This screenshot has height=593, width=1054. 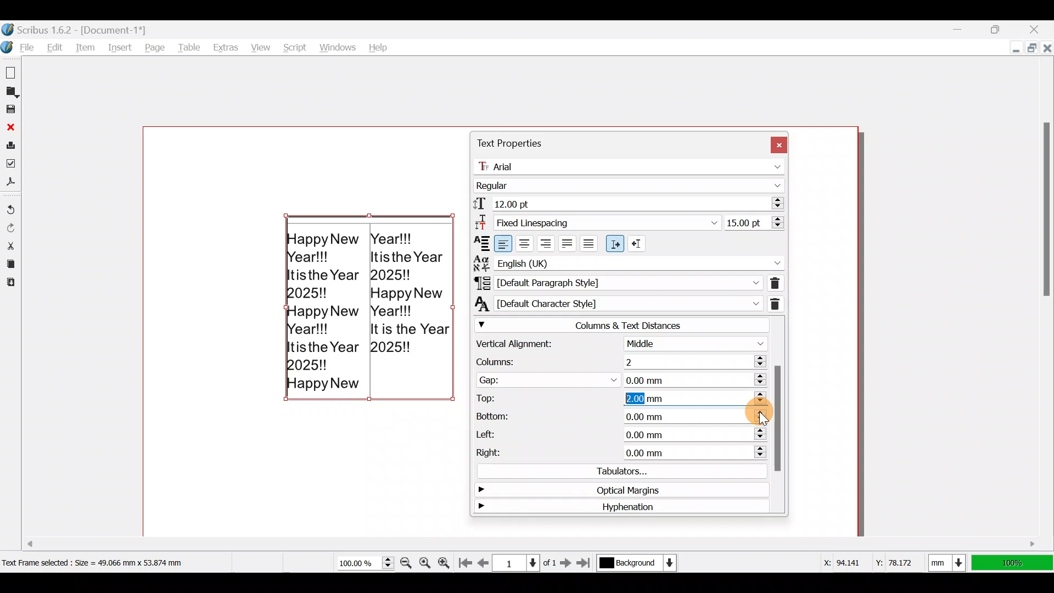 I want to click on Remove direct paragraph formatting, so click(x=775, y=282).